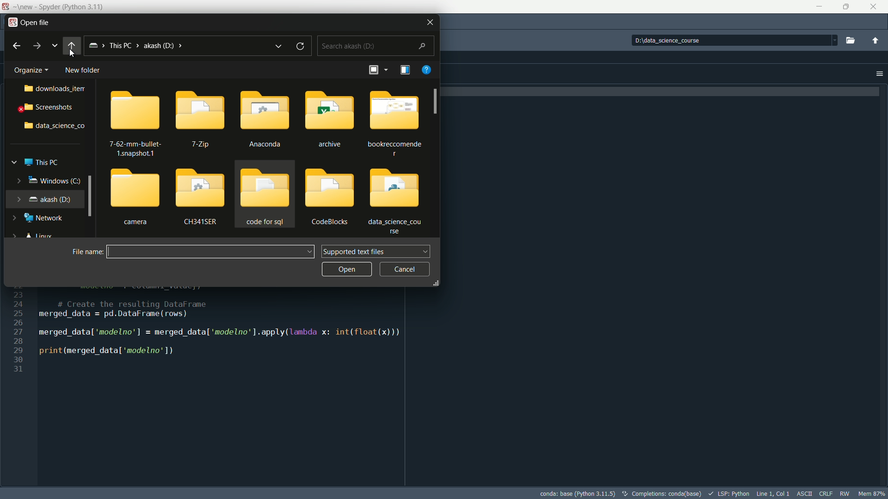 This screenshot has height=499, width=888. What do you see at coordinates (376, 69) in the screenshot?
I see `change the view` at bounding box center [376, 69].